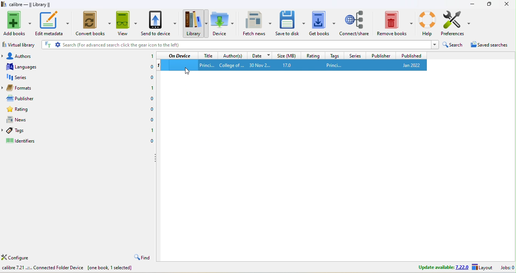  Describe the element at coordinates (151, 120) in the screenshot. I see `0` at that location.